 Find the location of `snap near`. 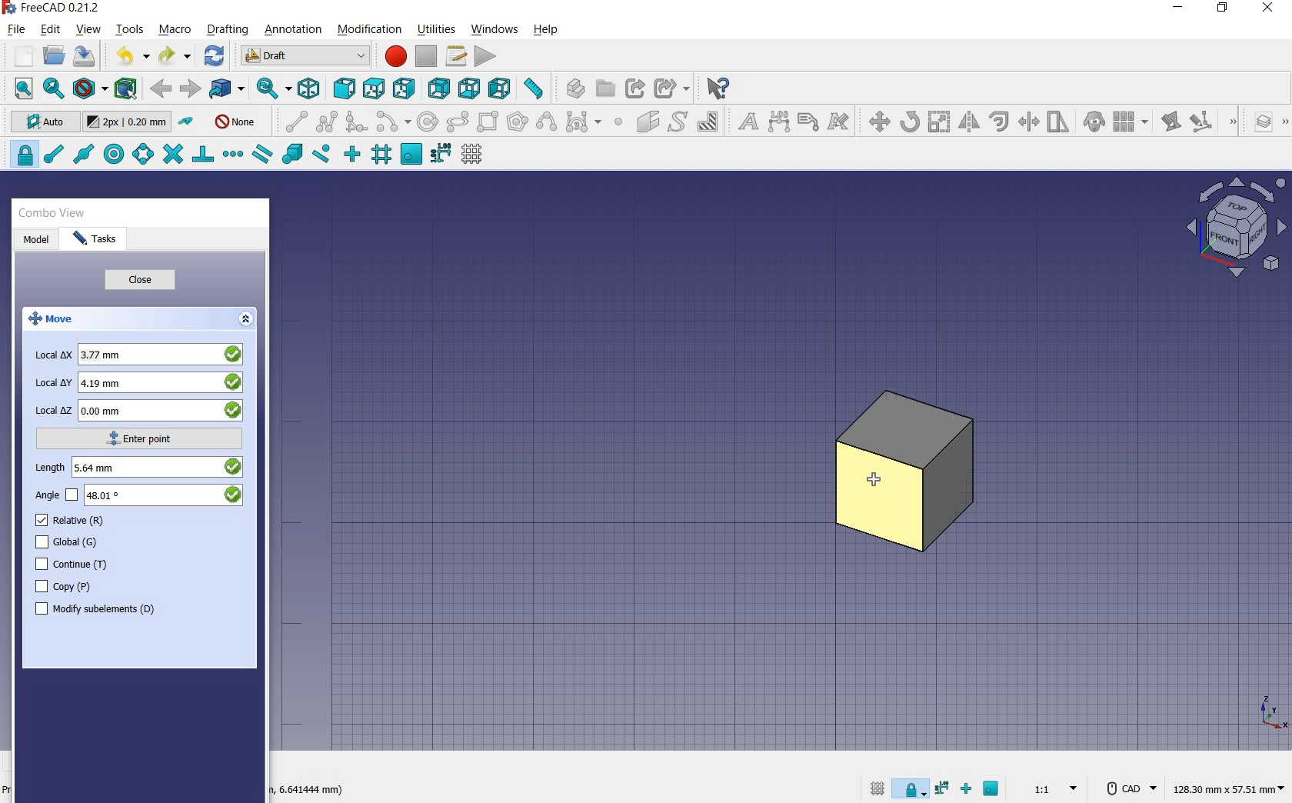

snap near is located at coordinates (321, 154).